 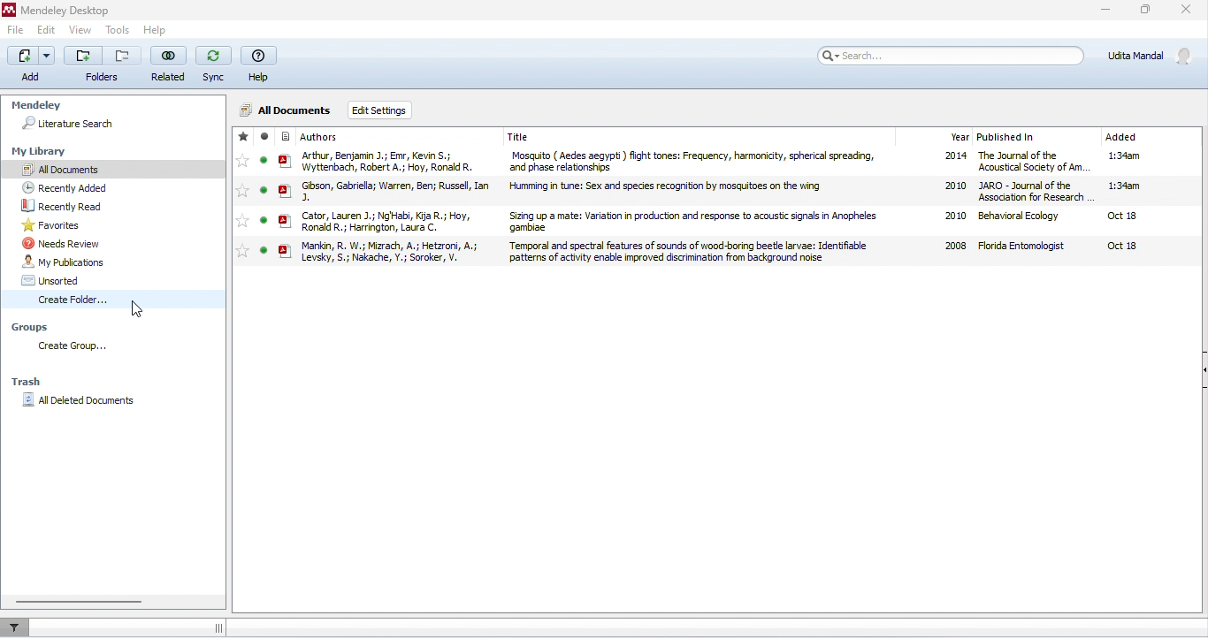 What do you see at coordinates (120, 170) in the screenshot?
I see `all documents` at bounding box center [120, 170].